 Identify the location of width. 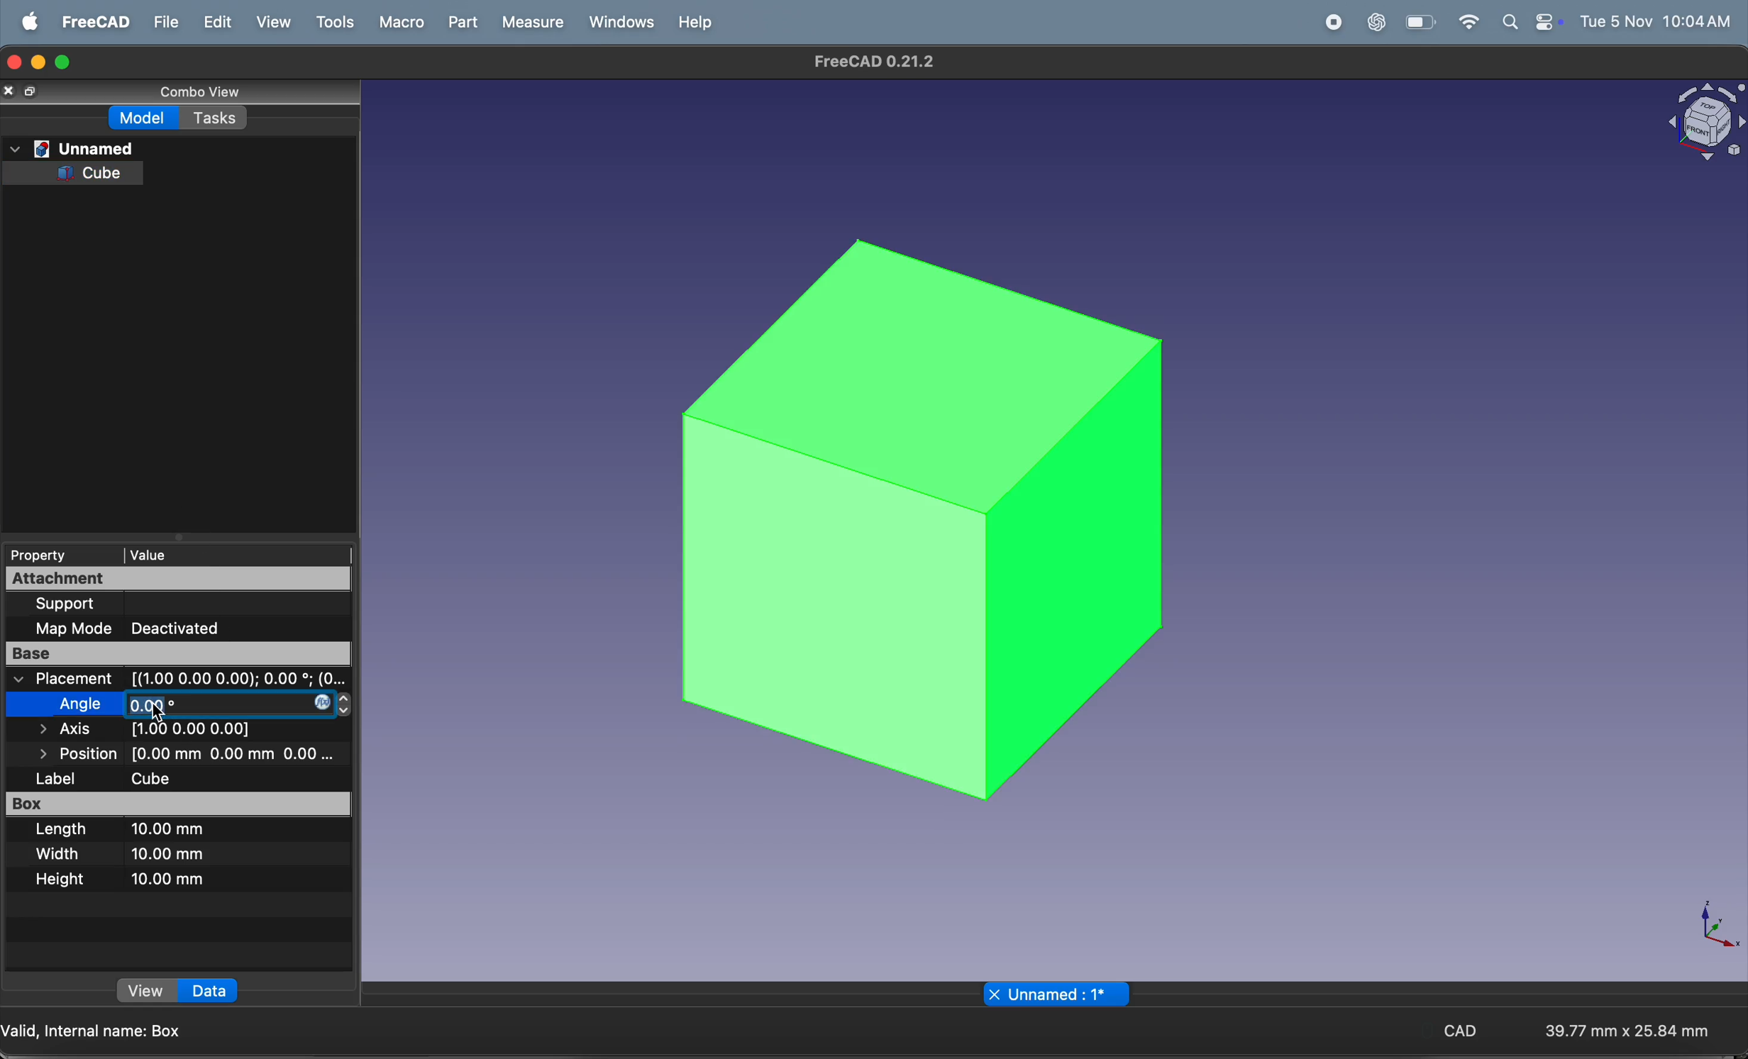
(55, 856).